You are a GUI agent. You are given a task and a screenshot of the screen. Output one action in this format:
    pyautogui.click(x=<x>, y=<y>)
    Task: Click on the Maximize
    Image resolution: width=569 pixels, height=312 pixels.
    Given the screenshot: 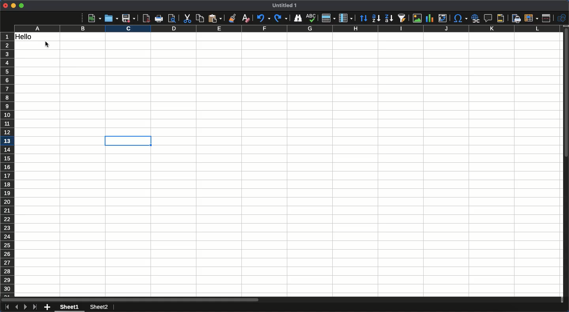 What is the action you would take?
    pyautogui.click(x=21, y=6)
    